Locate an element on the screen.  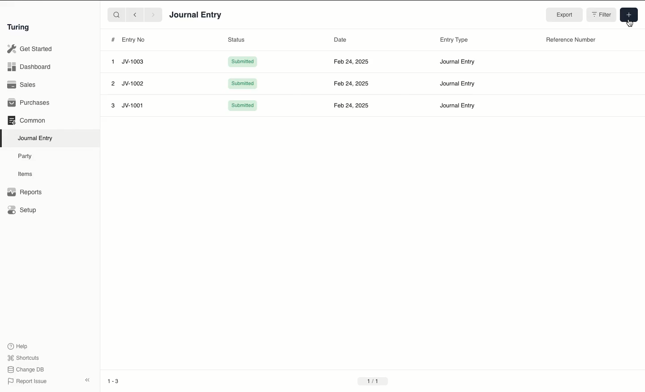
JV-1002 is located at coordinates (134, 83).